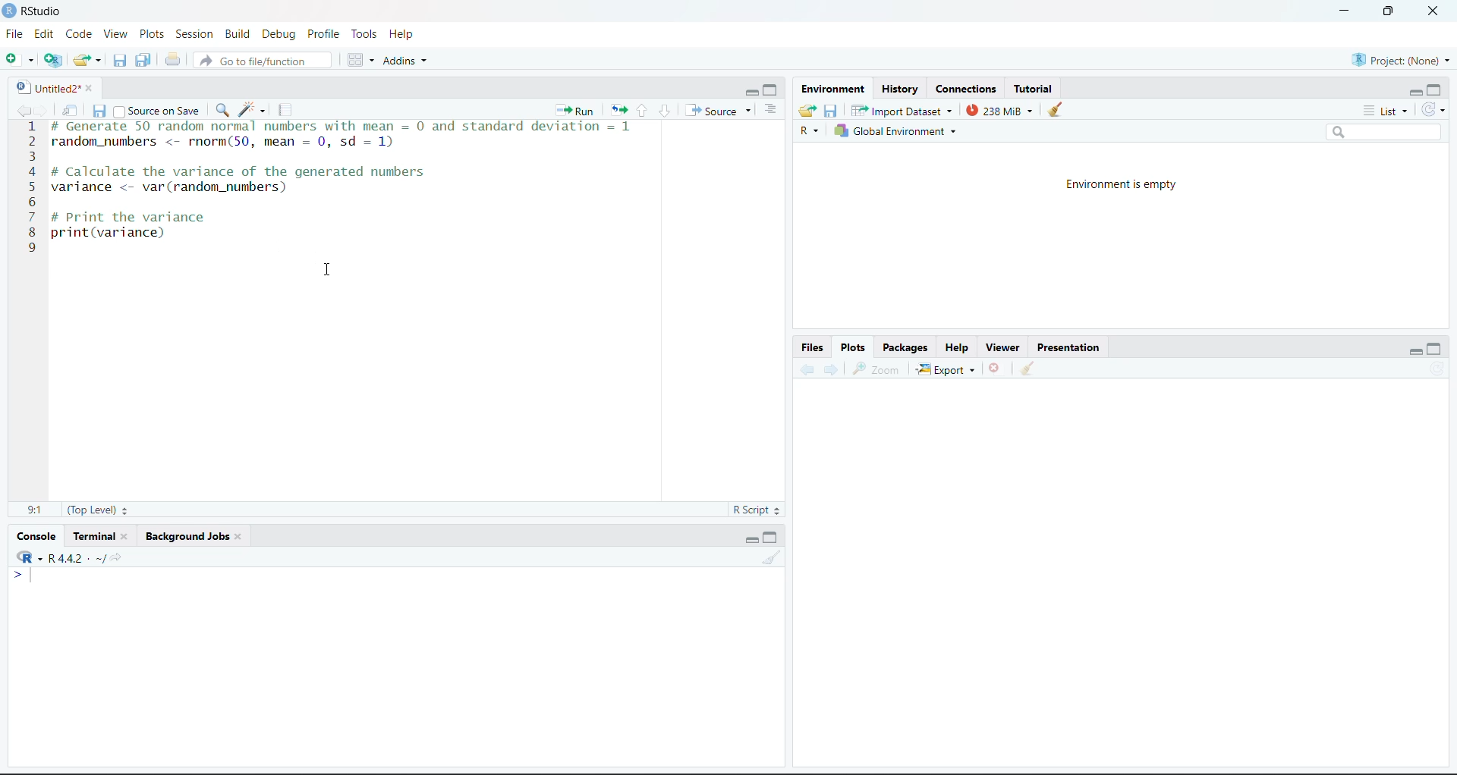 This screenshot has height=775, width=1457. What do you see at coordinates (53, 60) in the screenshot?
I see `new project ` at bounding box center [53, 60].